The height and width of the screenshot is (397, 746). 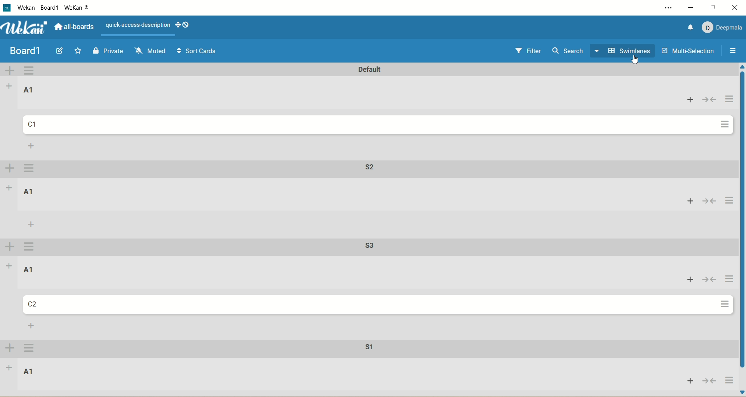 What do you see at coordinates (730, 101) in the screenshot?
I see `actions` at bounding box center [730, 101].